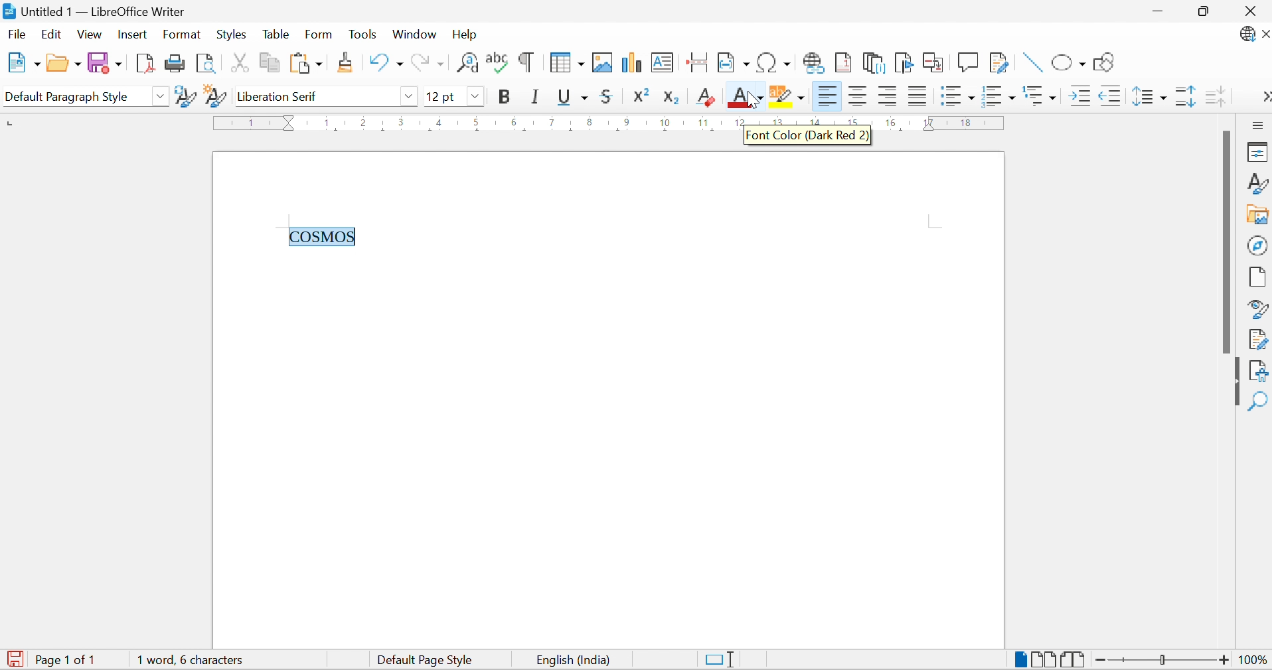 The image size is (1272, 670). I want to click on Undo, so click(384, 63).